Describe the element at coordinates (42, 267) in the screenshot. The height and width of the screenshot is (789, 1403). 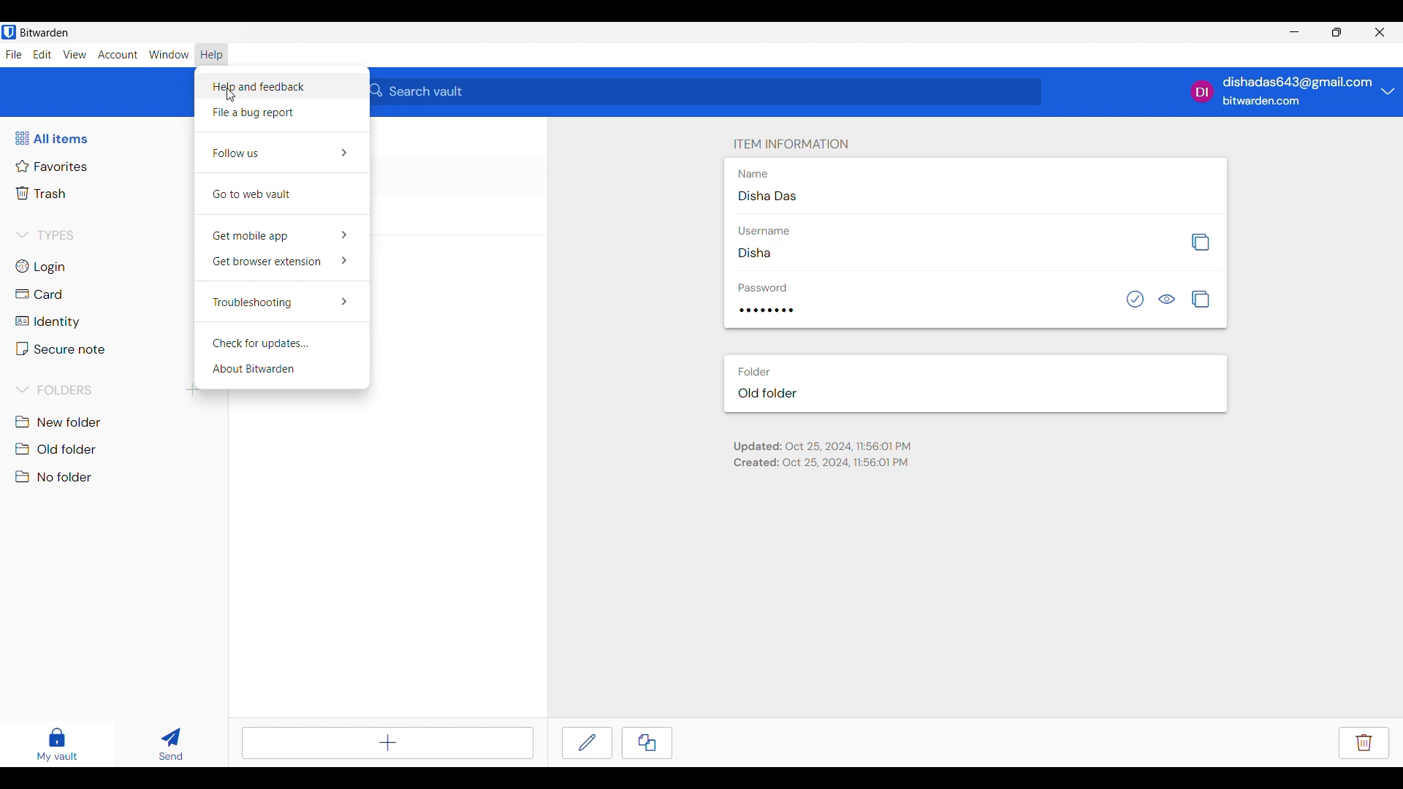
I see `Login` at that location.